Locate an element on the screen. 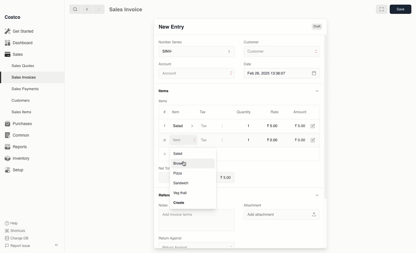 This screenshot has height=253, width=416. # is located at coordinates (165, 111).